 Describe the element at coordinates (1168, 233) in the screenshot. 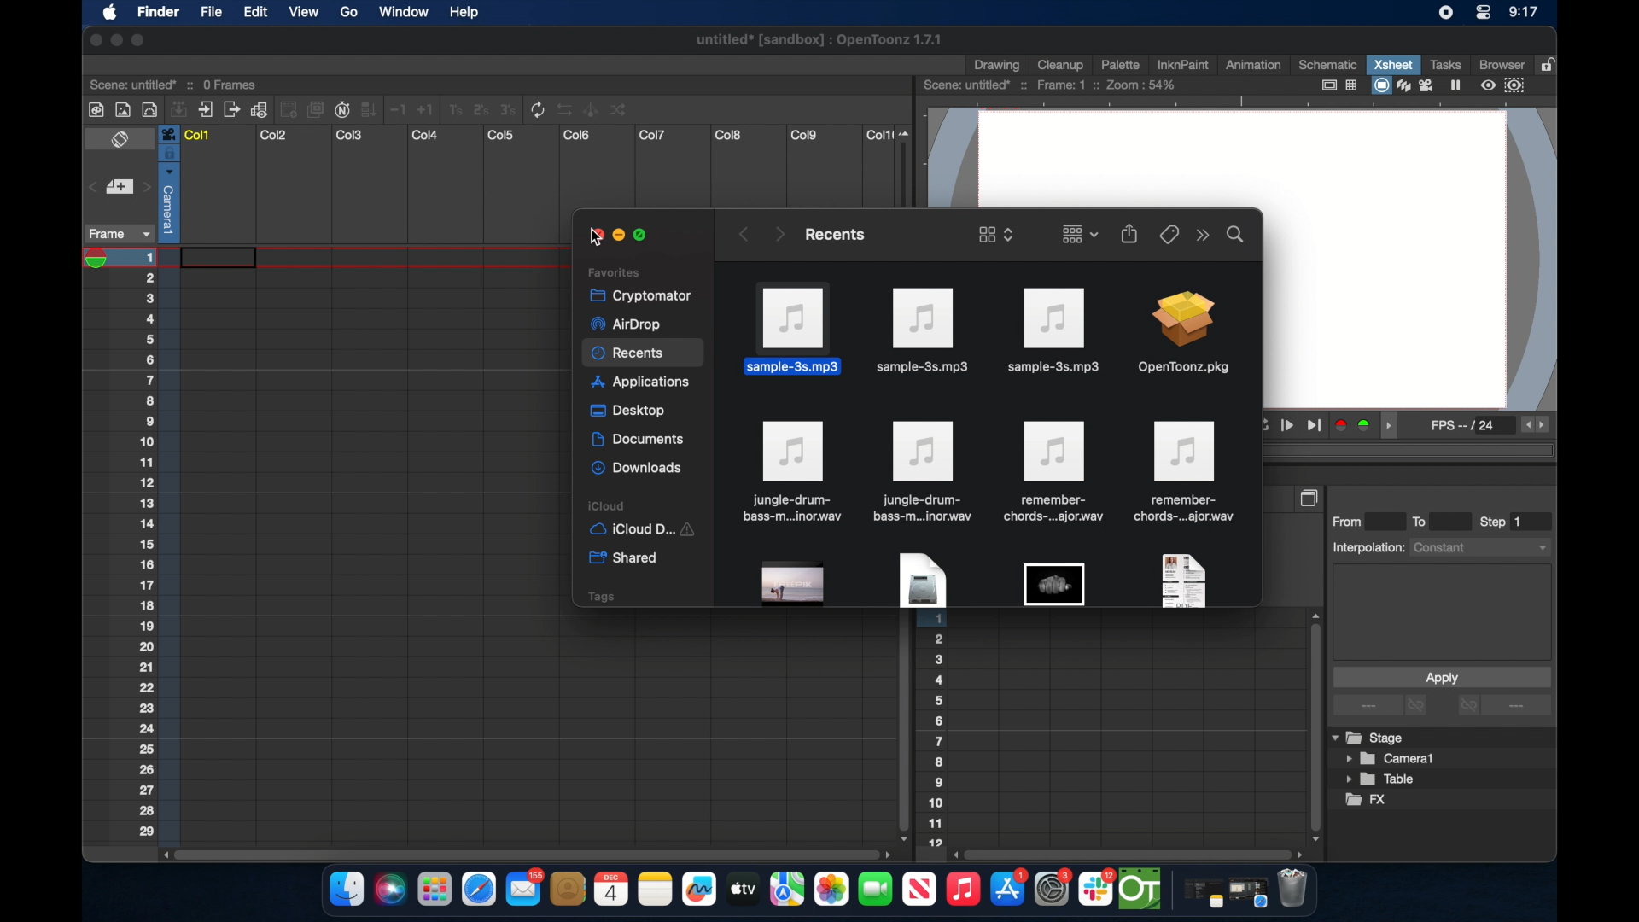

I see `tags` at that location.